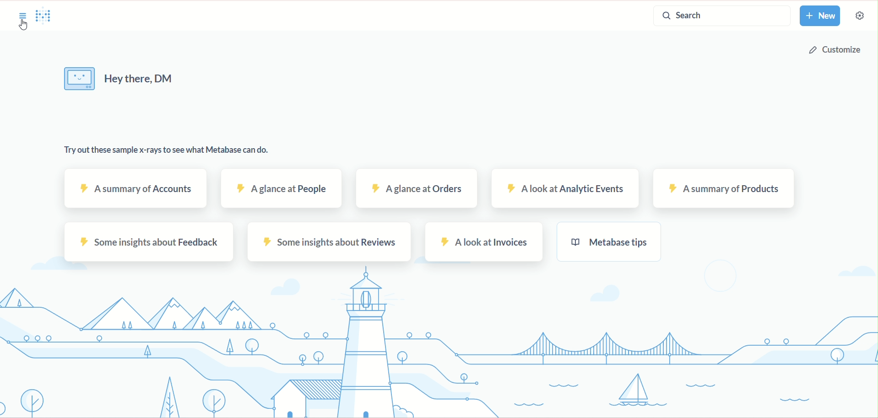 The height and width of the screenshot is (418, 878). Describe the element at coordinates (122, 81) in the screenshot. I see `Hey there,DM` at that location.